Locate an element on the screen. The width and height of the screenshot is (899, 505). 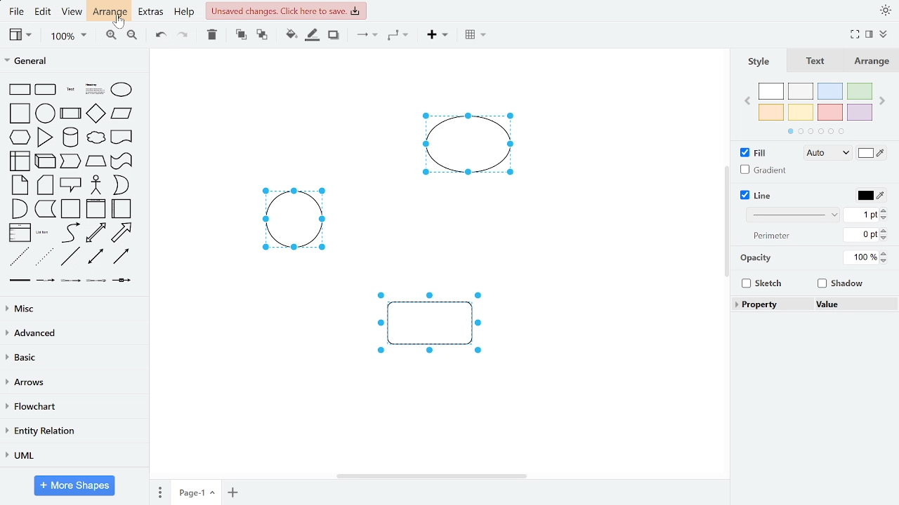
view is located at coordinates (21, 35).